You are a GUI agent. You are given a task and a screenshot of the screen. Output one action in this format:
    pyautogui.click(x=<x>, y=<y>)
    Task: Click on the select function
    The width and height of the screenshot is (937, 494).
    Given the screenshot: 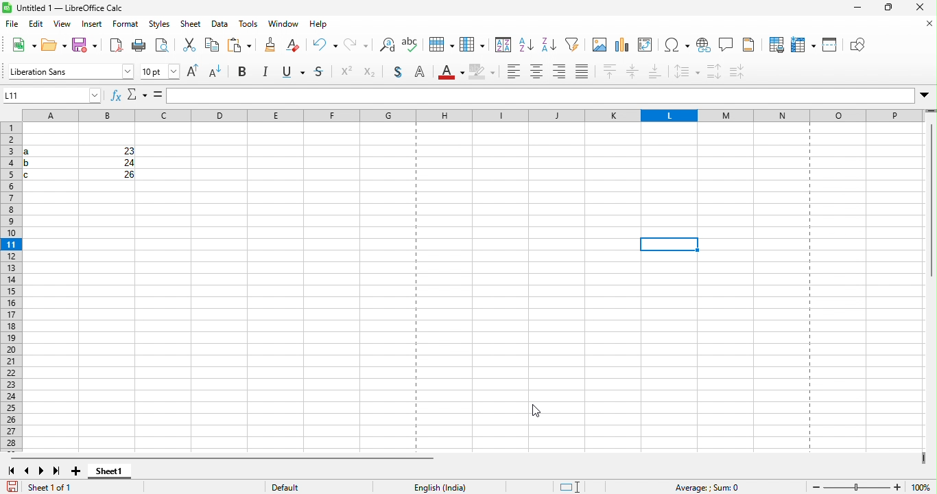 What is the action you would take?
    pyautogui.click(x=138, y=97)
    